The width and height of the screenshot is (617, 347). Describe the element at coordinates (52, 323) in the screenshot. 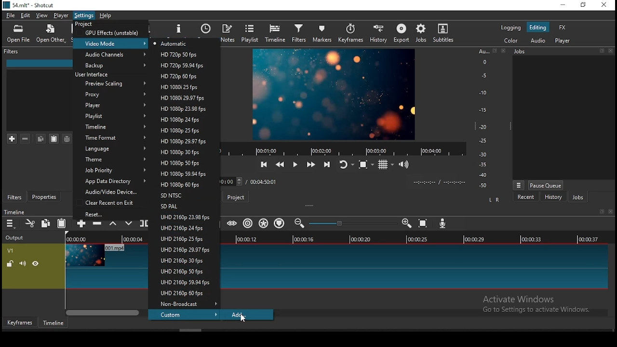

I see `timeline` at that location.